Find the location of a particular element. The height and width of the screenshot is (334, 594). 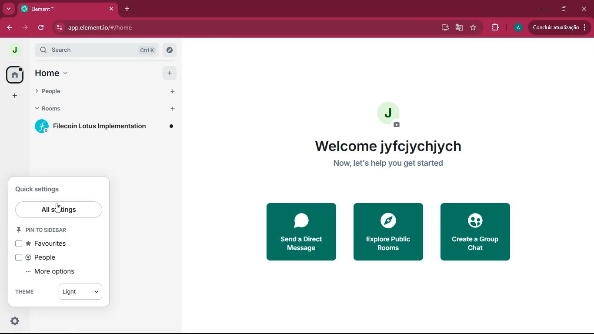

minimize is located at coordinates (542, 9).